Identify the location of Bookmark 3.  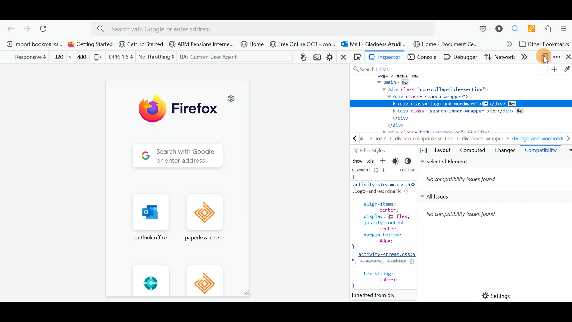
(141, 45).